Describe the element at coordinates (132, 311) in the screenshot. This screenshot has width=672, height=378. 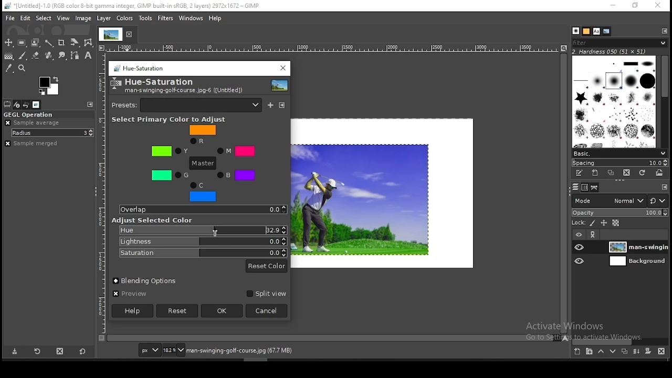
I see `help` at that location.